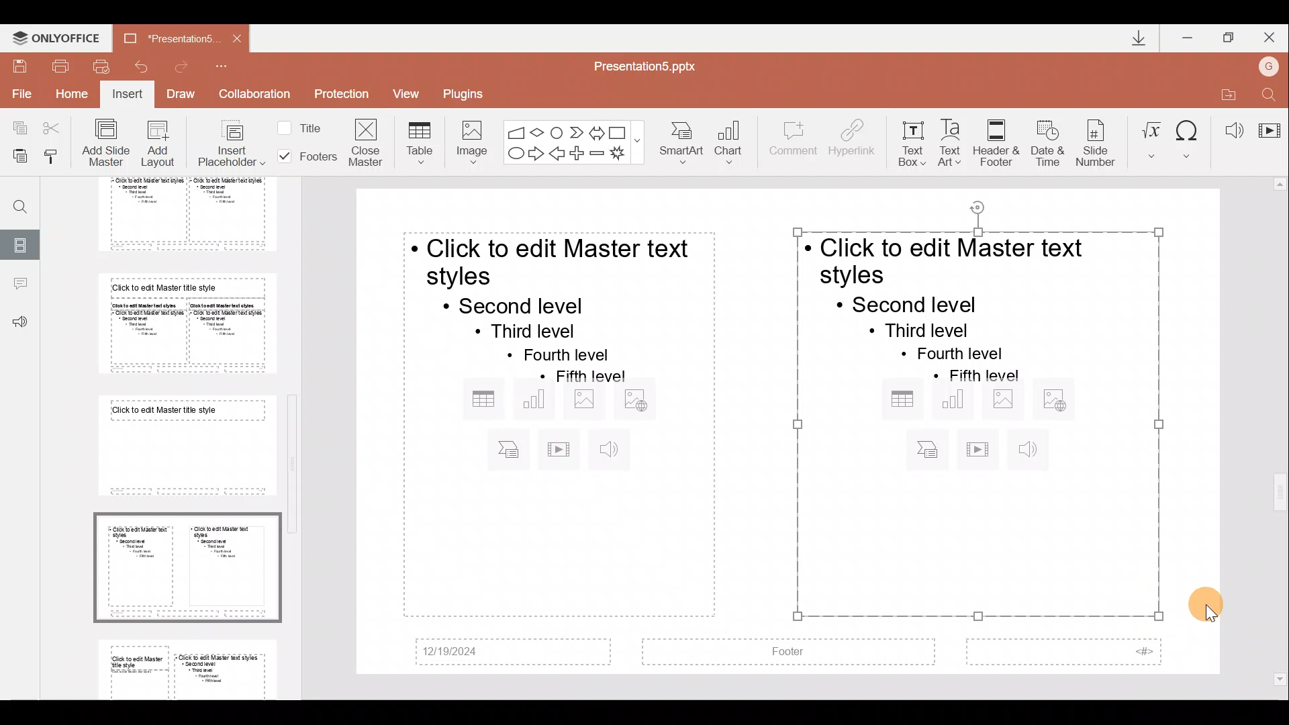 The height and width of the screenshot is (725, 1289). Describe the element at coordinates (187, 66) in the screenshot. I see `Redo` at that location.